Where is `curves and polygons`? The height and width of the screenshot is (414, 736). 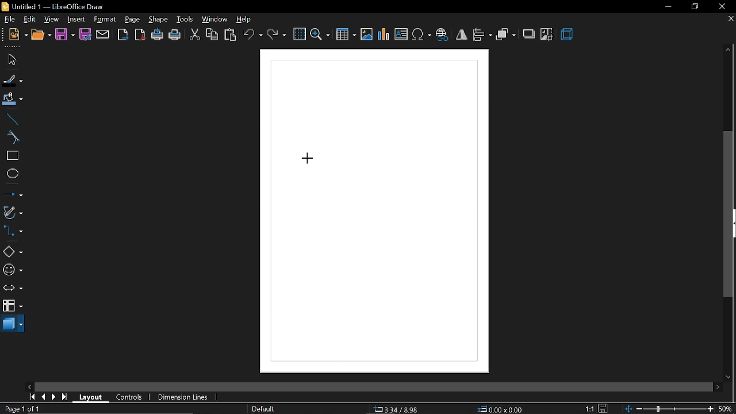 curves and polygons is located at coordinates (13, 213).